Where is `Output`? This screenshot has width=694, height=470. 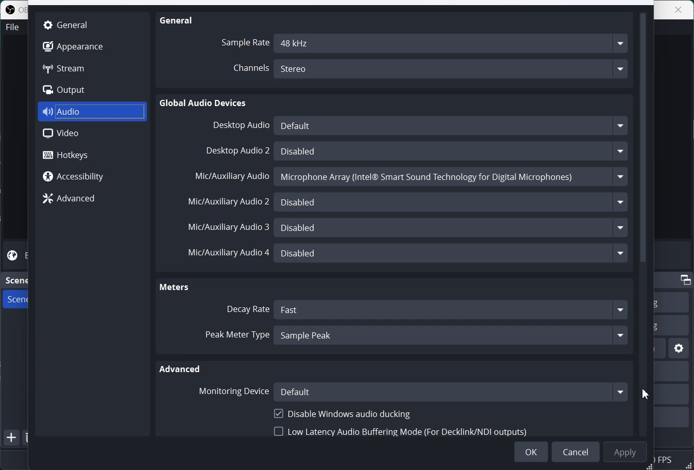
Output is located at coordinates (72, 90).